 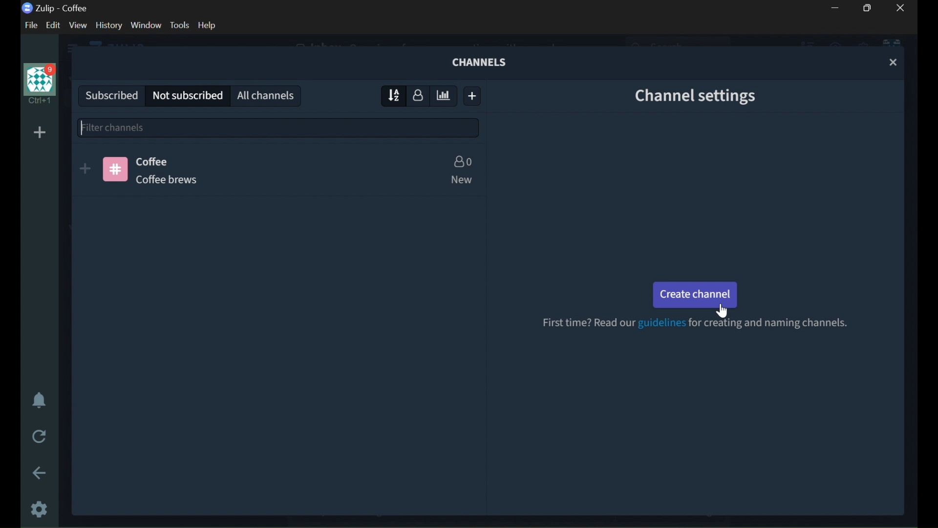 What do you see at coordinates (419, 95) in the screenshot?
I see `SORT BY NUMBER` at bounding box center [419, 95].